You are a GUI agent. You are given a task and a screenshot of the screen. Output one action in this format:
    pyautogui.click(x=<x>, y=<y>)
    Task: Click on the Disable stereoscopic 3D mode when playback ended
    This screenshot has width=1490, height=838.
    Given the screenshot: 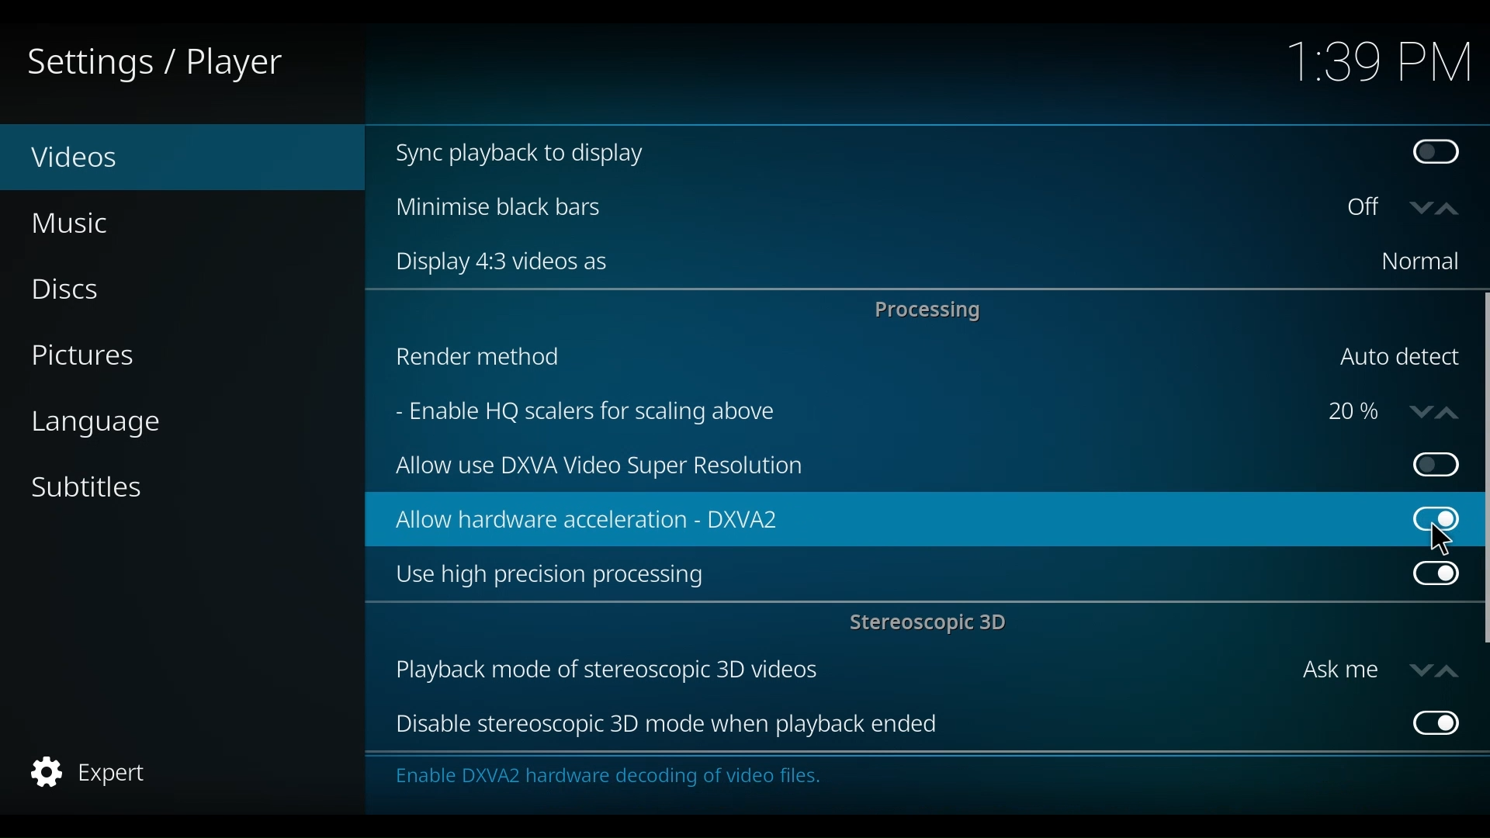 What is the action you would take?
    pyautogui.click(x=891, y=725)
    